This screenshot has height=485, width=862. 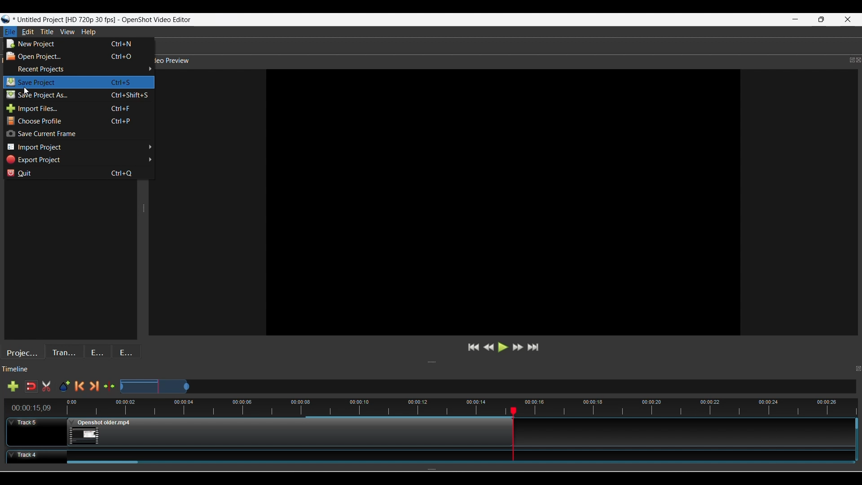 I want to click on Clip at Track Panel, so click(x=451, y=454).